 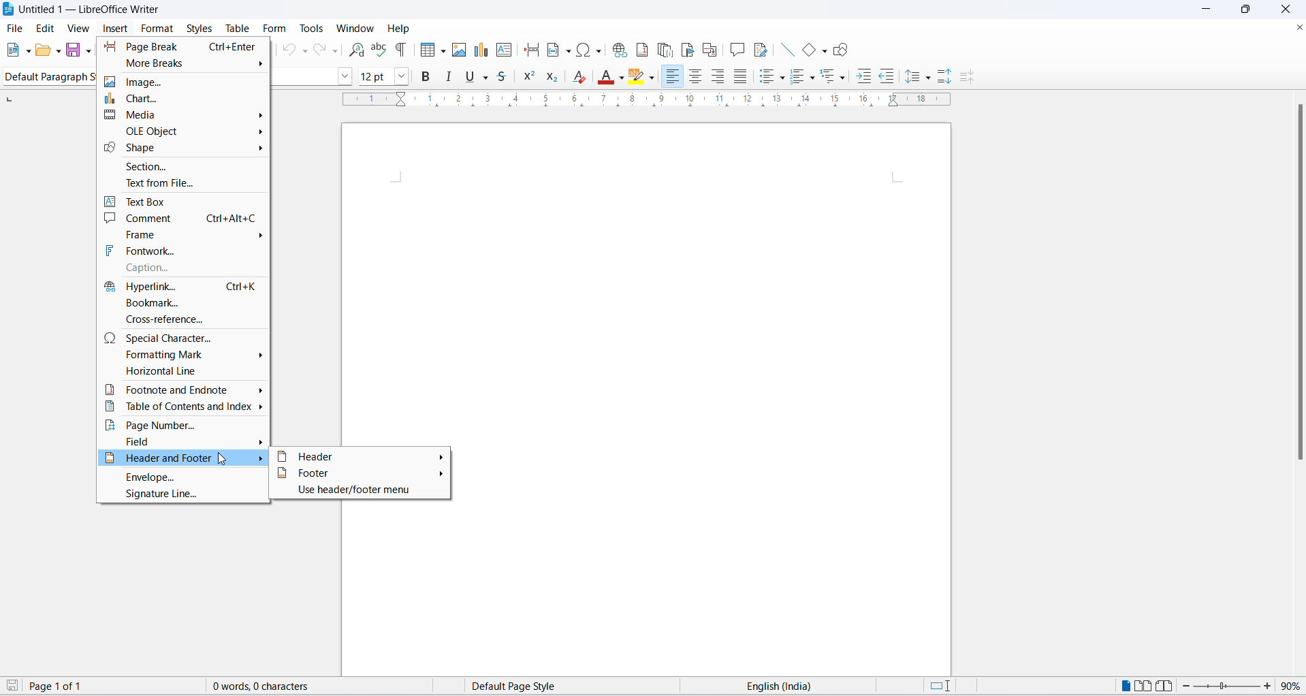 I want to click on save options, so click(x=88, y=51).